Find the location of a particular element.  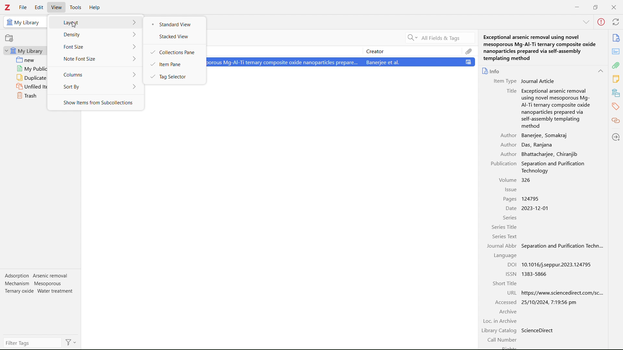

file is located at coordinates (23, 7).